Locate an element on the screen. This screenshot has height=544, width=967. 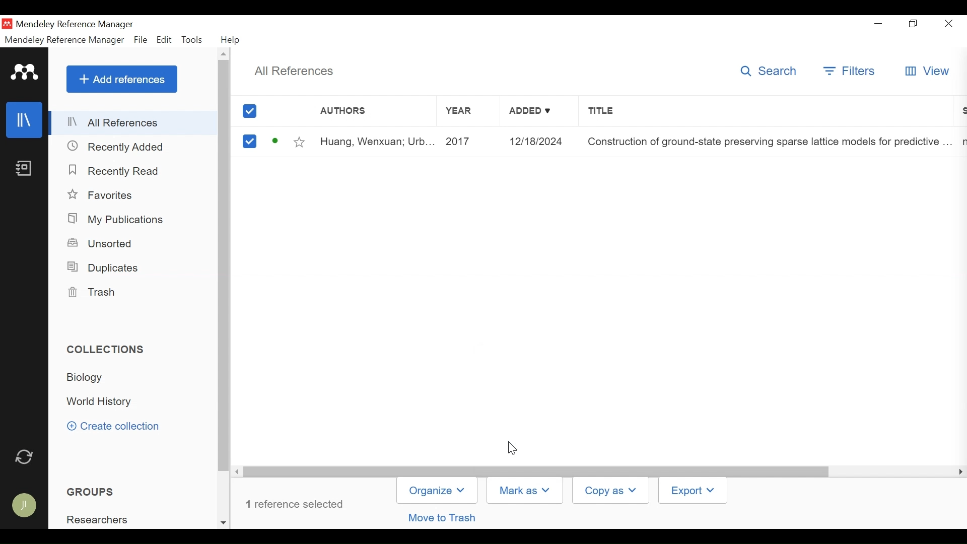
All References is located at coordinates (133, 123).